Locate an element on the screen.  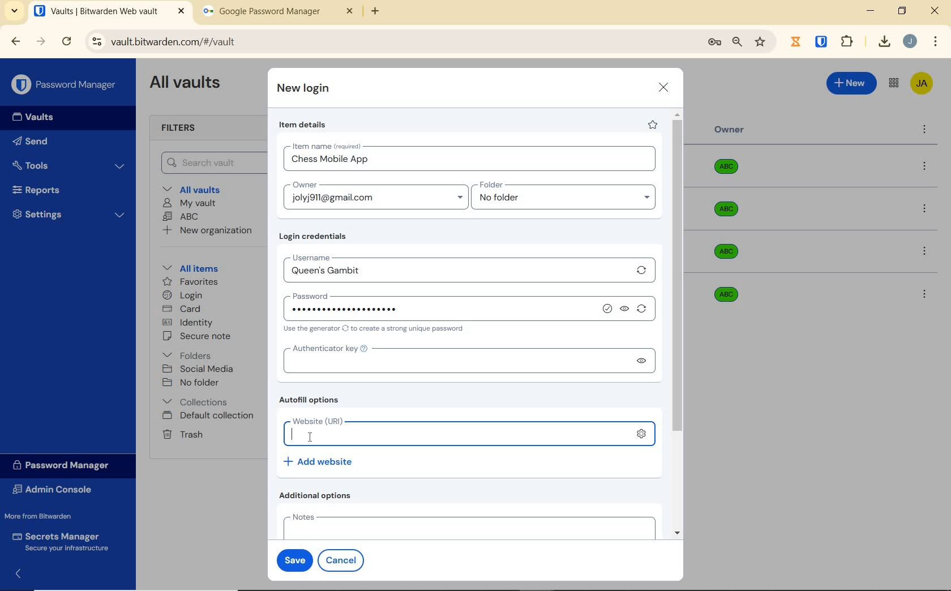
New organization is located at coordinates (206, 230).